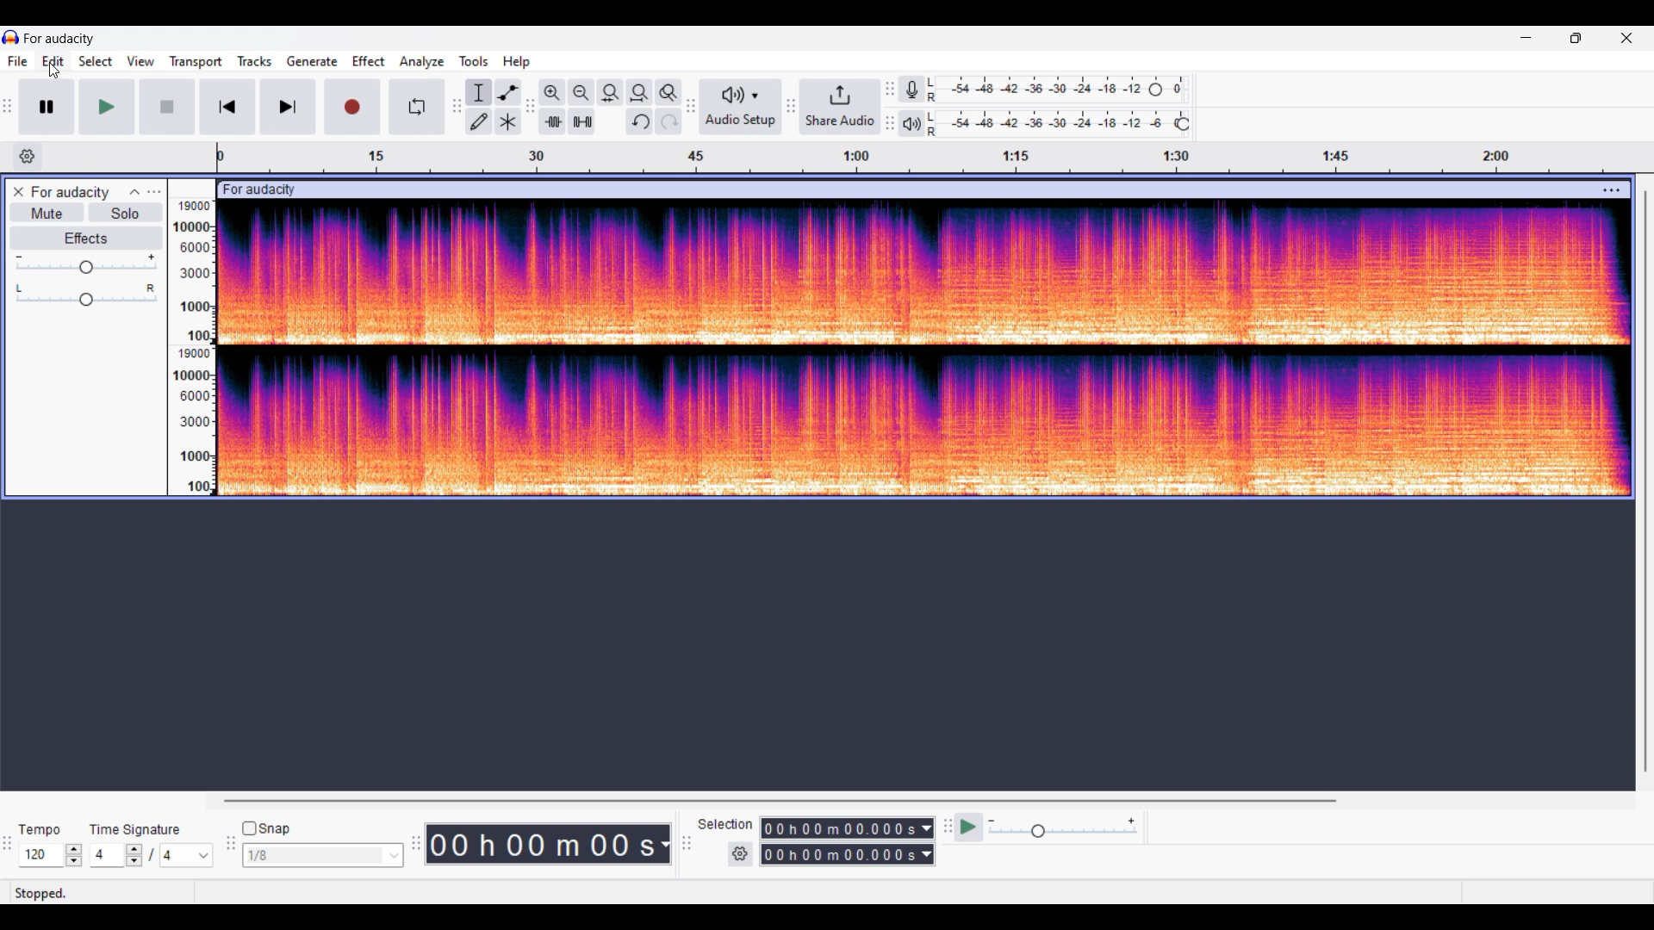 Image resolution: width=1654 pixels, height=930 pixels. What do you see at coordinates (1056, 90) in the screenshot?
I see `Recording level` at bounding box center [1056, 90].